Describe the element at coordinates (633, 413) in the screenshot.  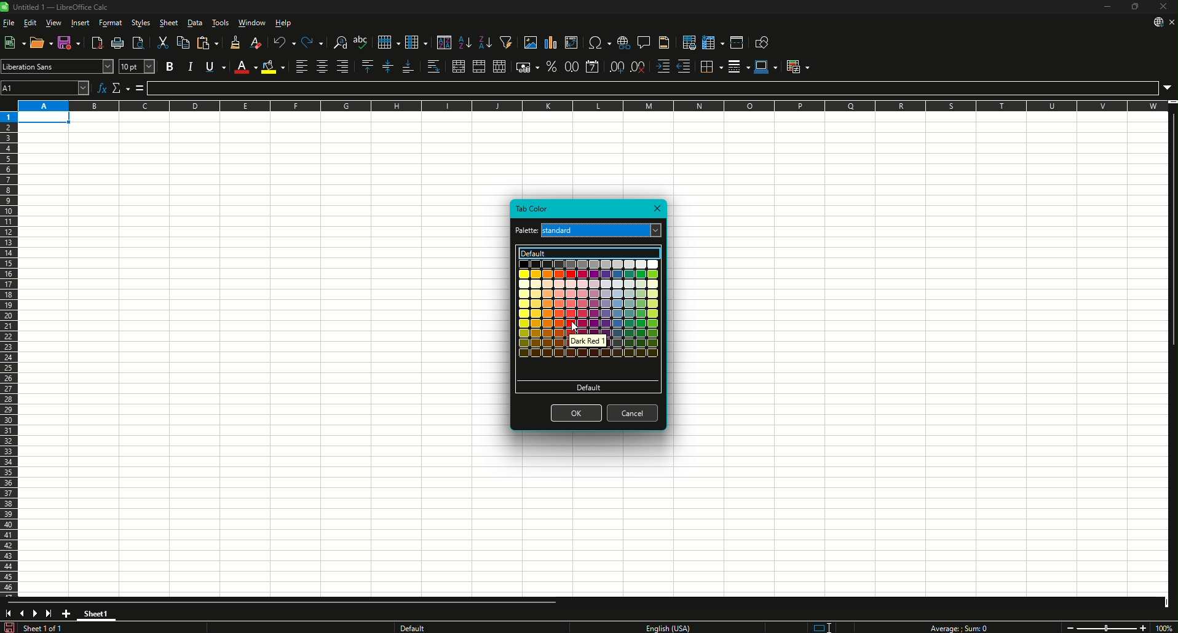
I see `Cancel` at that location.